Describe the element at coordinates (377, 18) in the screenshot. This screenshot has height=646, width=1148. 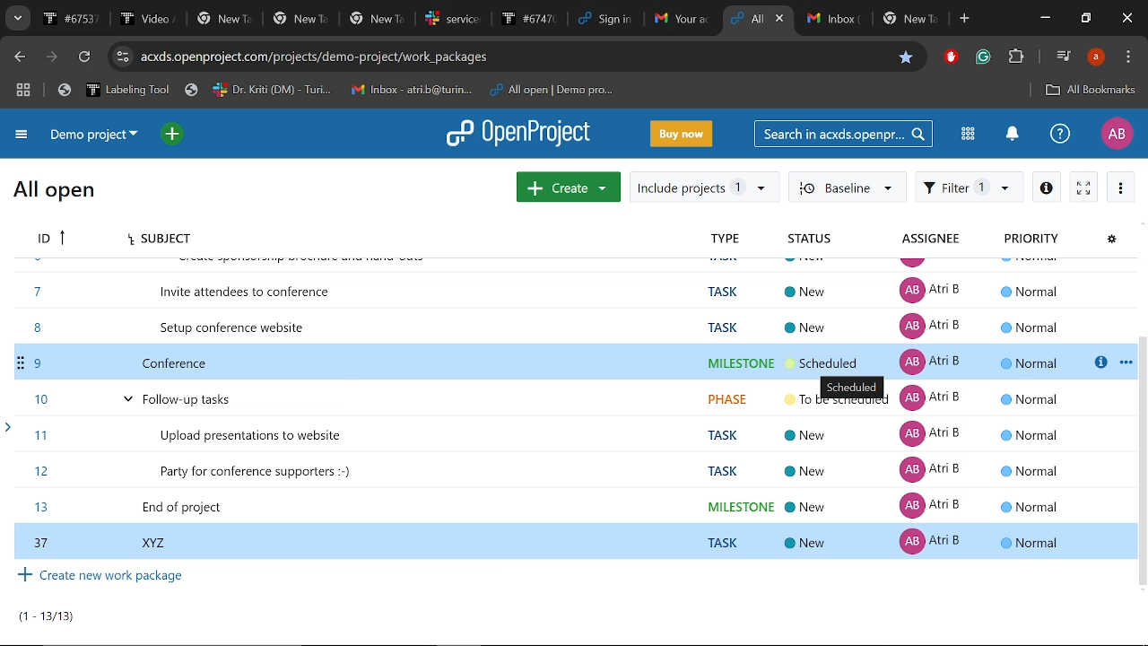
I see `Tabs` at that location.